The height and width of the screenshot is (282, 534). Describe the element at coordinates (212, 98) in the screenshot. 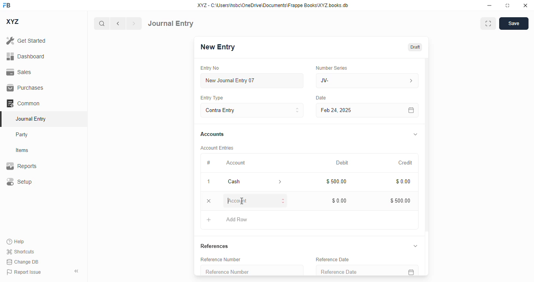

I see `entry type` at that location.